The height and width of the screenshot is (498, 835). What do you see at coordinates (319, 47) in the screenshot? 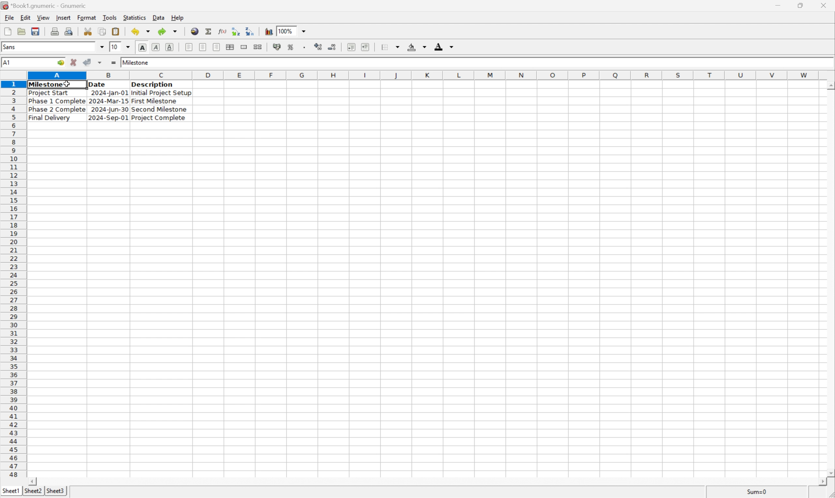
I see `increase number of decimals displayed` at bounding box center [319, 47].